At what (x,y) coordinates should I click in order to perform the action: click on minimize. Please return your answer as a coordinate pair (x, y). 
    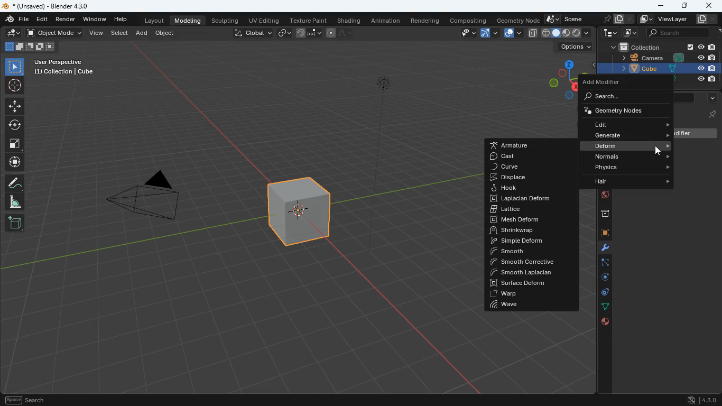
    Looking at the image, I should click on (659, 6).